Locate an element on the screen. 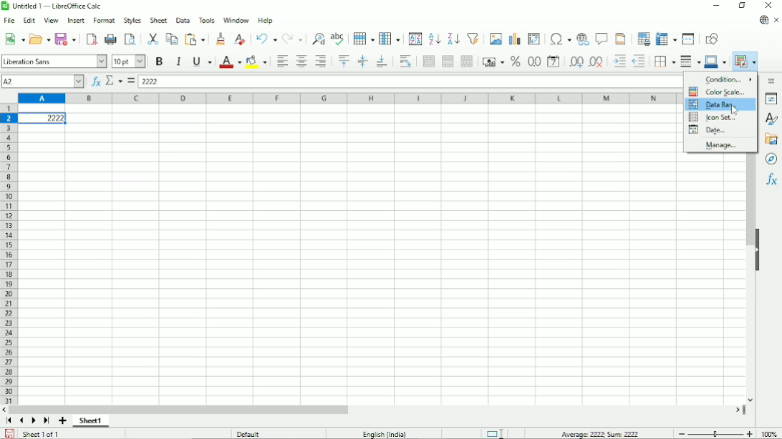 This screenshot has width=782, height=439. Align center is located at coordinates (301, 61).